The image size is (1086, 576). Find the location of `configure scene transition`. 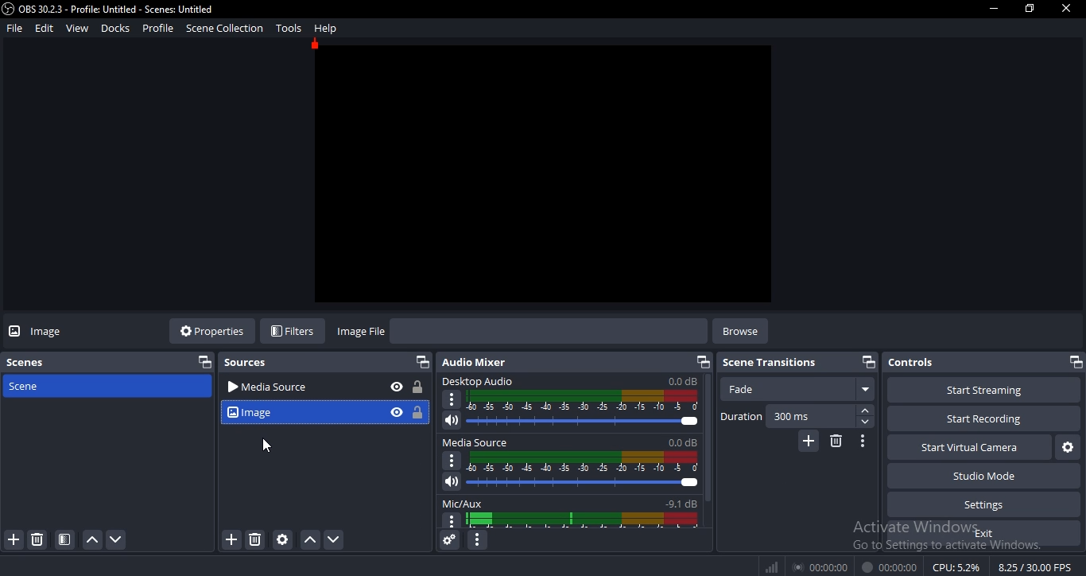

configure scene transition is located at coordinates (861, 442).